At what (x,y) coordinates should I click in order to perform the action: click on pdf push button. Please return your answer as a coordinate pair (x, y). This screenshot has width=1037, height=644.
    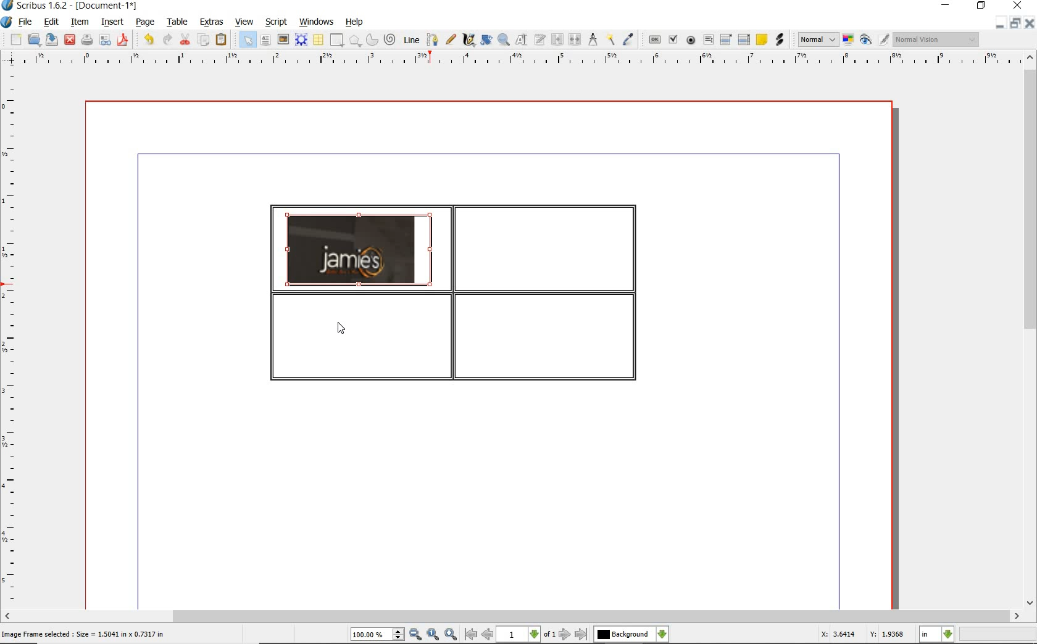
    Looking at the image, I should click on (655, 39).